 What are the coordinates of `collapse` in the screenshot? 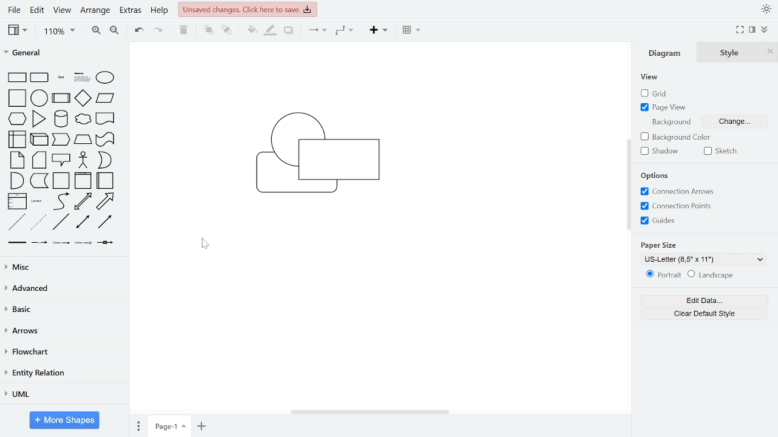 It's located at (766, 29).